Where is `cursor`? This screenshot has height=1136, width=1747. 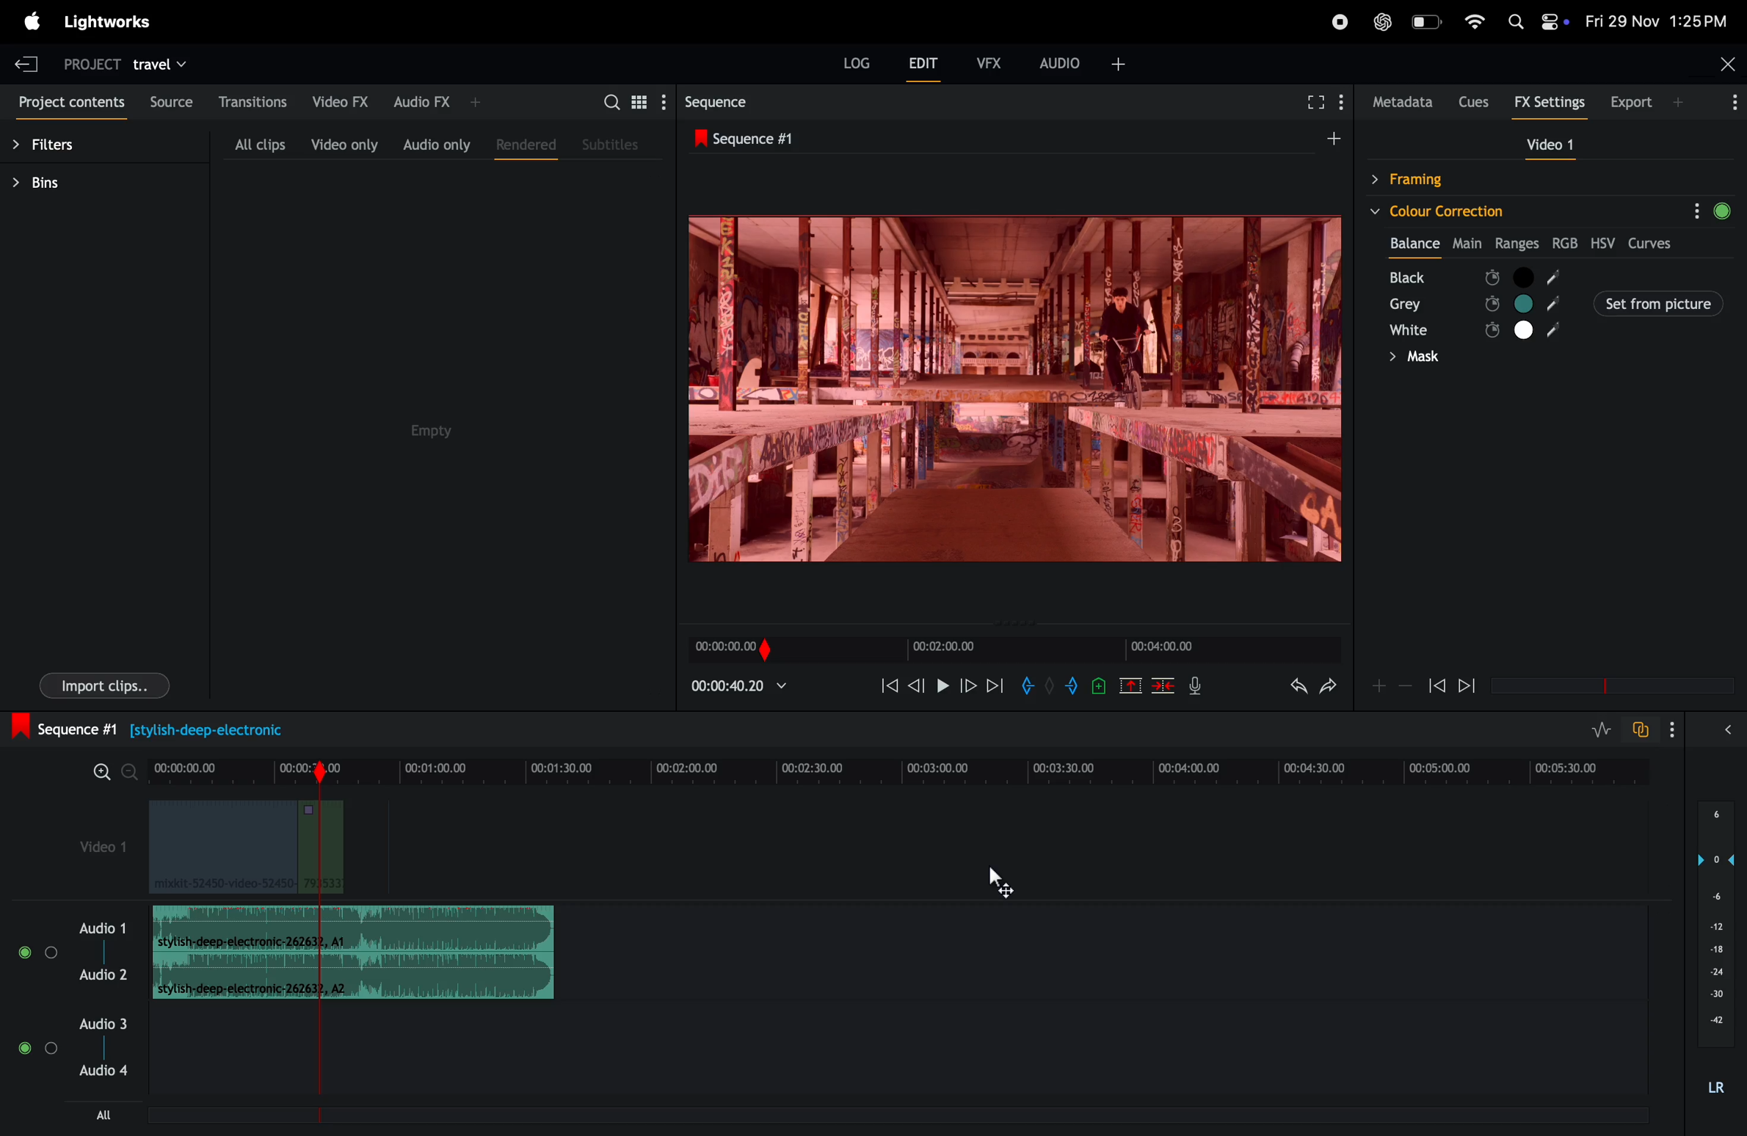
cursor is located at coordinates (1002, 883).